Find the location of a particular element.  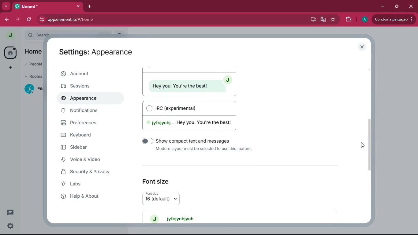

back is located at coordinates (7, 20).